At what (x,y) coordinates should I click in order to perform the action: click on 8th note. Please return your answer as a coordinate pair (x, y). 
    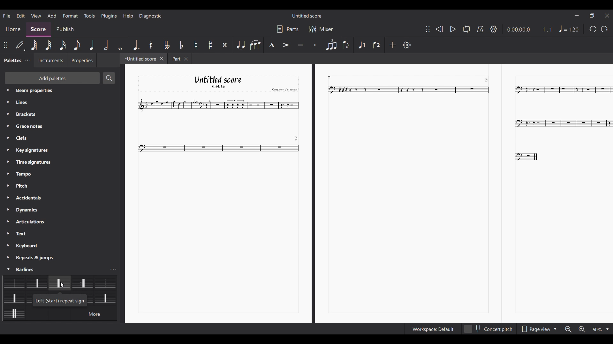
    Looking at the image, I should click on (77, 45).